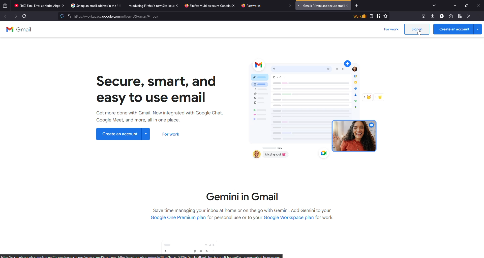  Describe the element at coordinates (192, 245) in the screenshot. I see `Dialog box` at that location.